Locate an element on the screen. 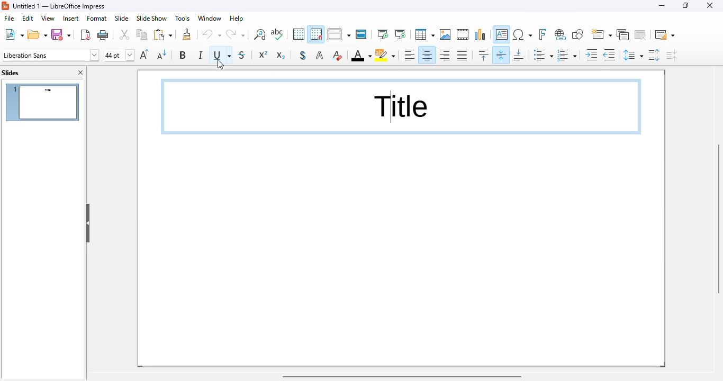  start from first slide is located at coordinates (383, 34).